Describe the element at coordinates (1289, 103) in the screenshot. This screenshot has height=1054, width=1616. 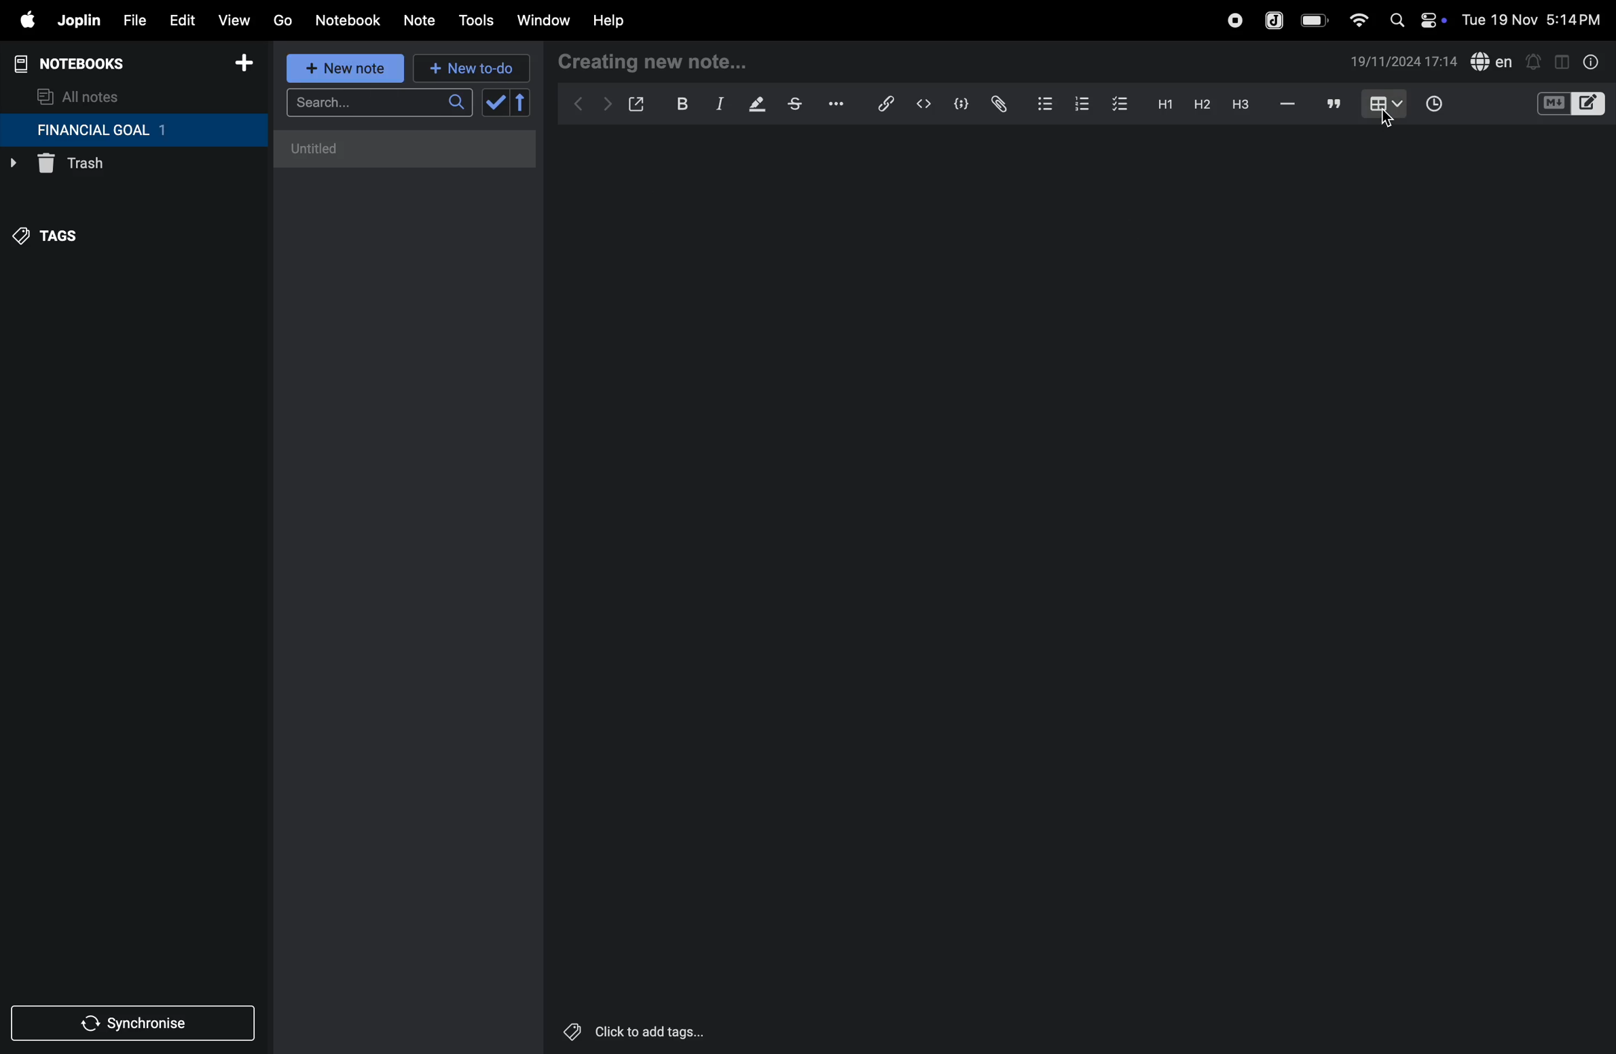
I see `hifen` at that location.